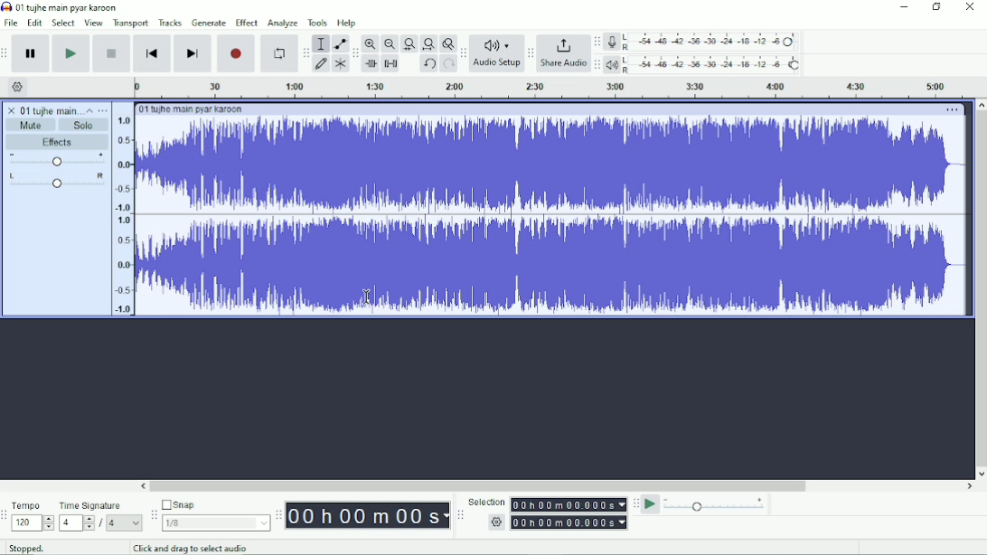  Describe the element at coordinates (339, 65) in the screenshot. I see `Multi-tool` at that location.